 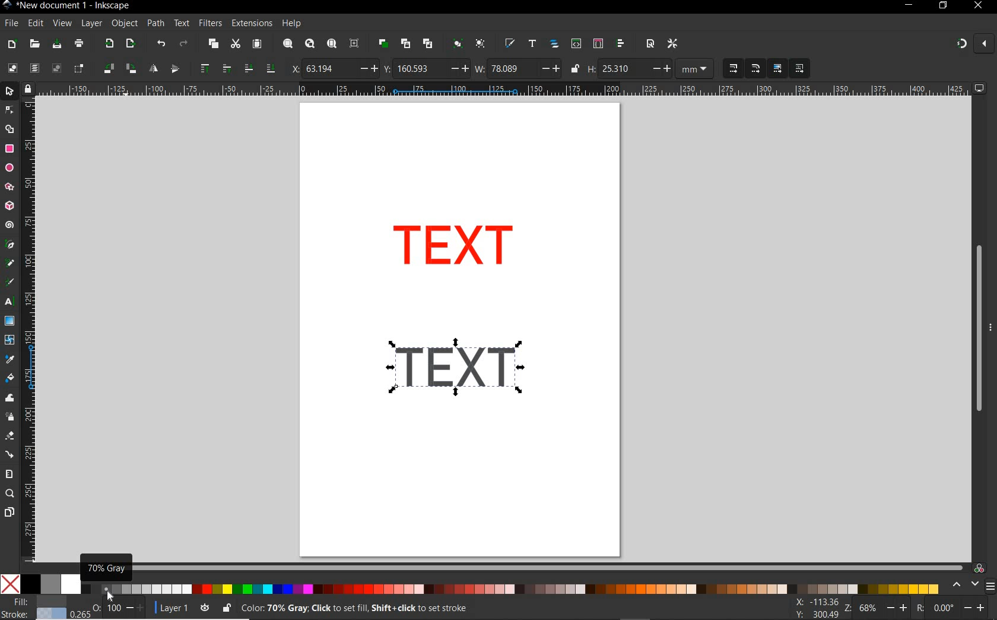 What do you see at coordinates (332, 68) in the screenshot?
I see `horizontal coordinate of selection` at bounding box center [332, 68].